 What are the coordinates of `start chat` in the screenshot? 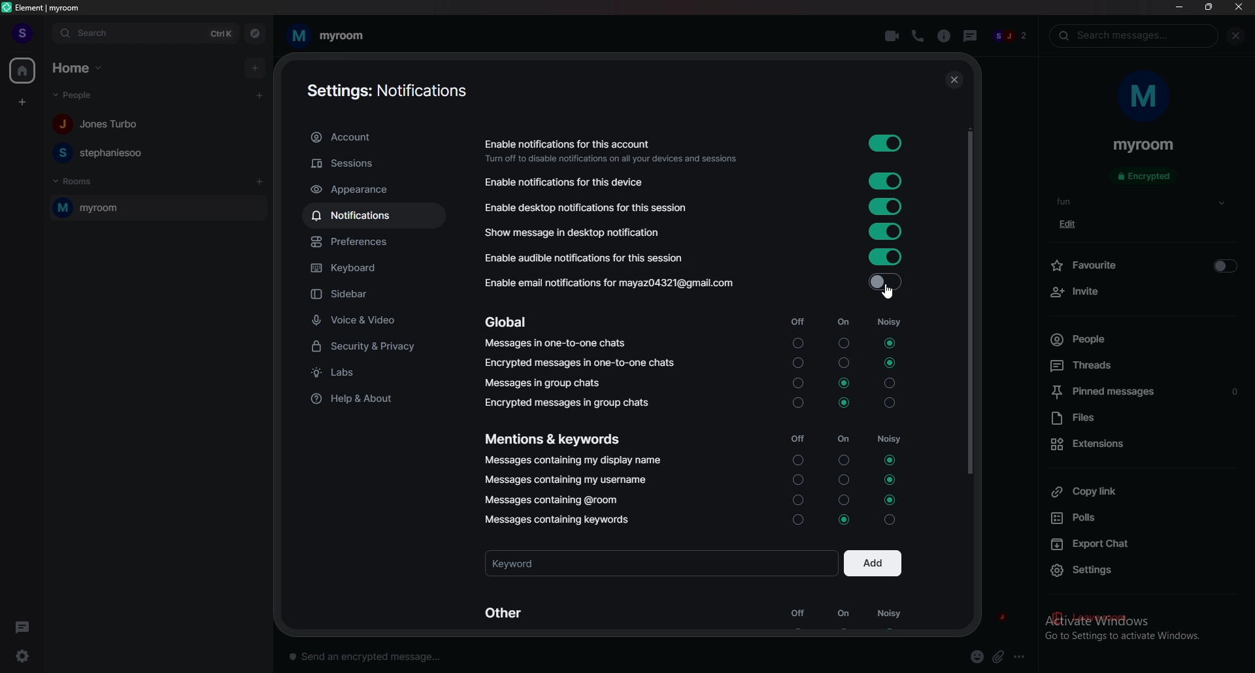 It's located at (261, 95).